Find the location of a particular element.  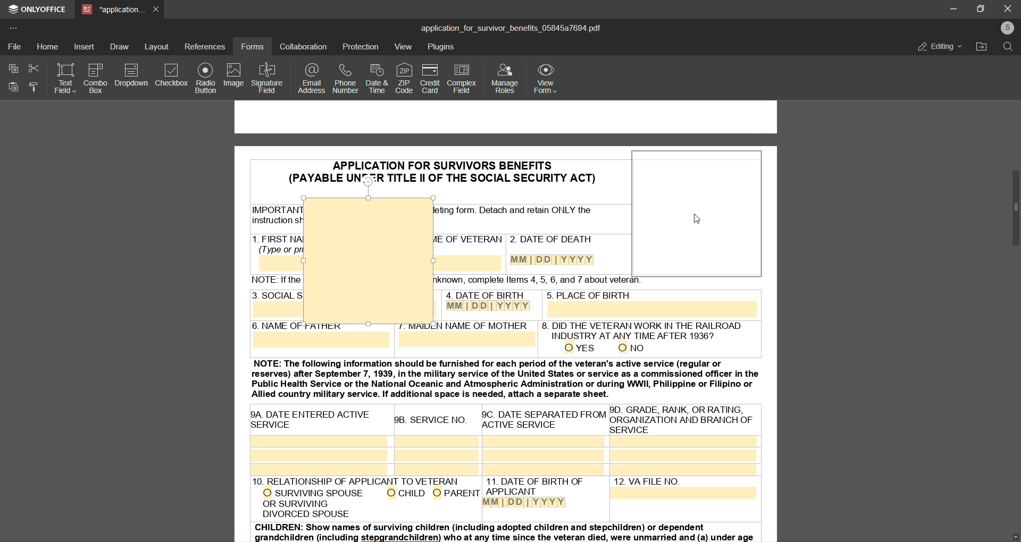

copy is located at coordinates (12, 68).